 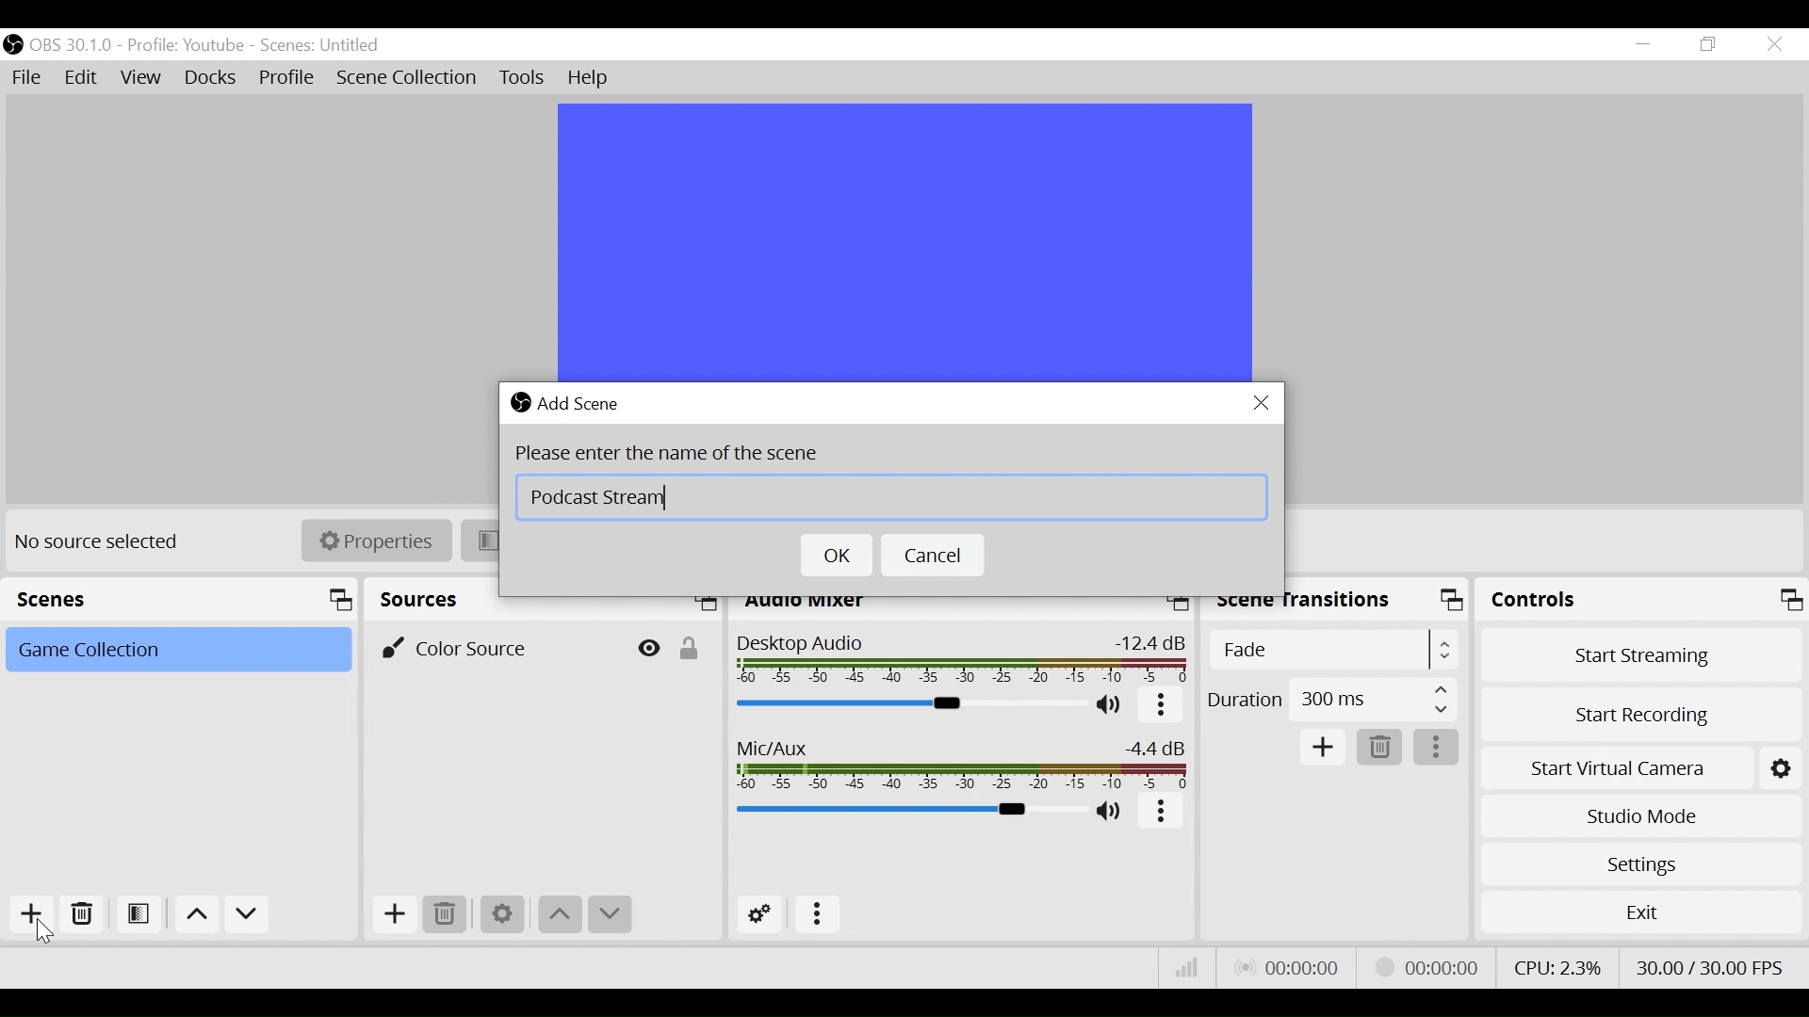 I want to click on Add, so click(x=1324, y=747).